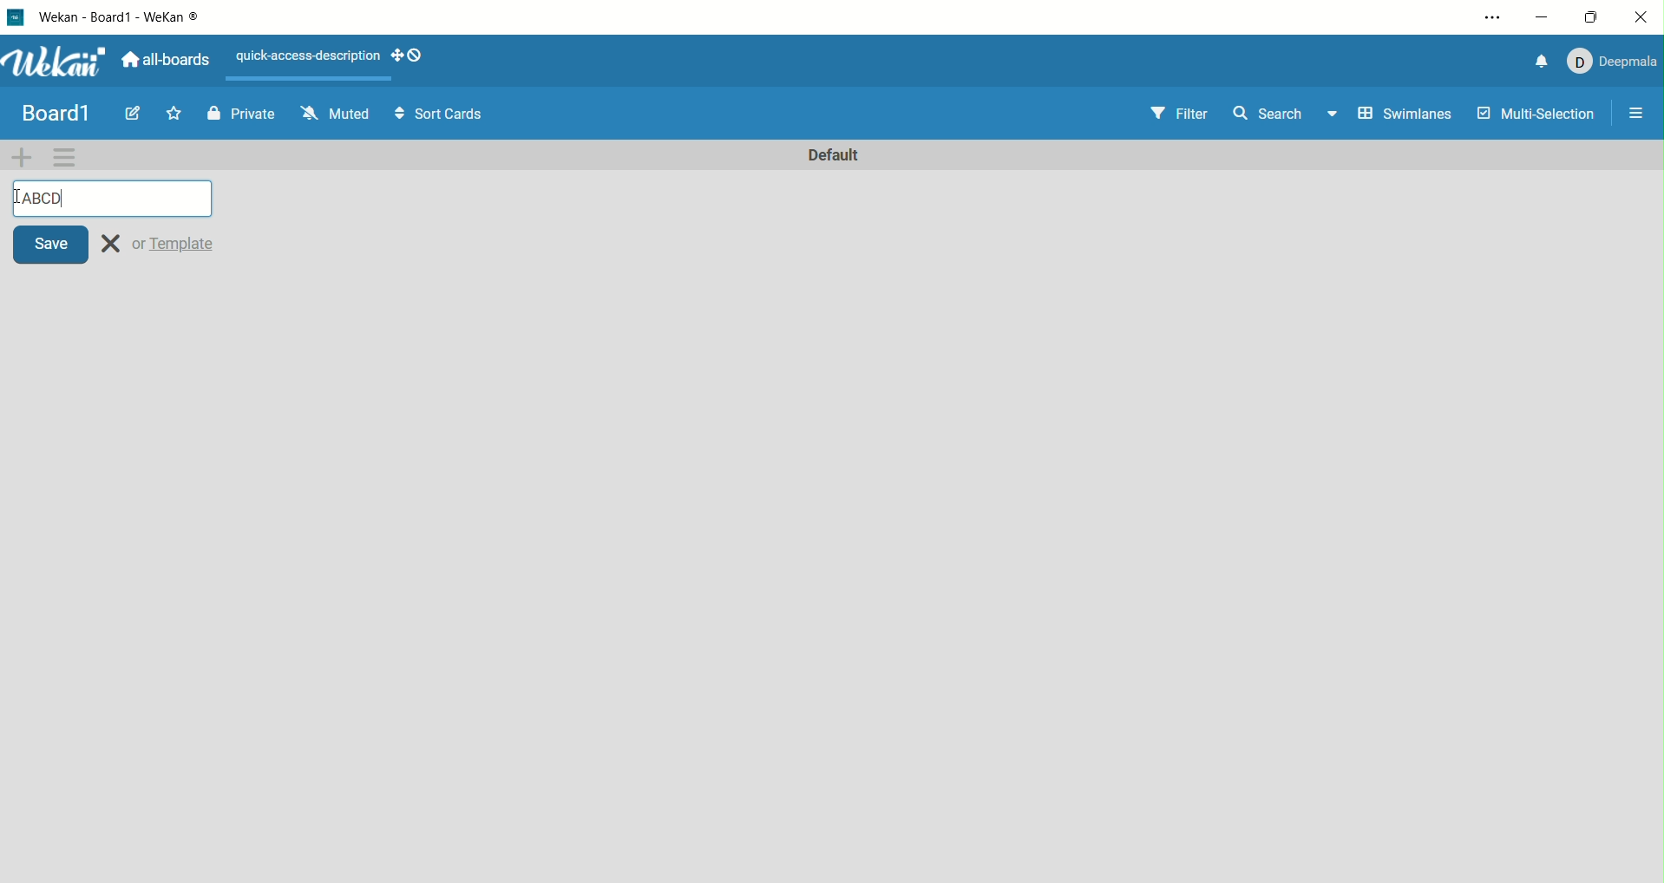  What do you see at coordinates (1403, 116) in the screenshot?
I see `swimlanes` at bounding box center [1403, 116].